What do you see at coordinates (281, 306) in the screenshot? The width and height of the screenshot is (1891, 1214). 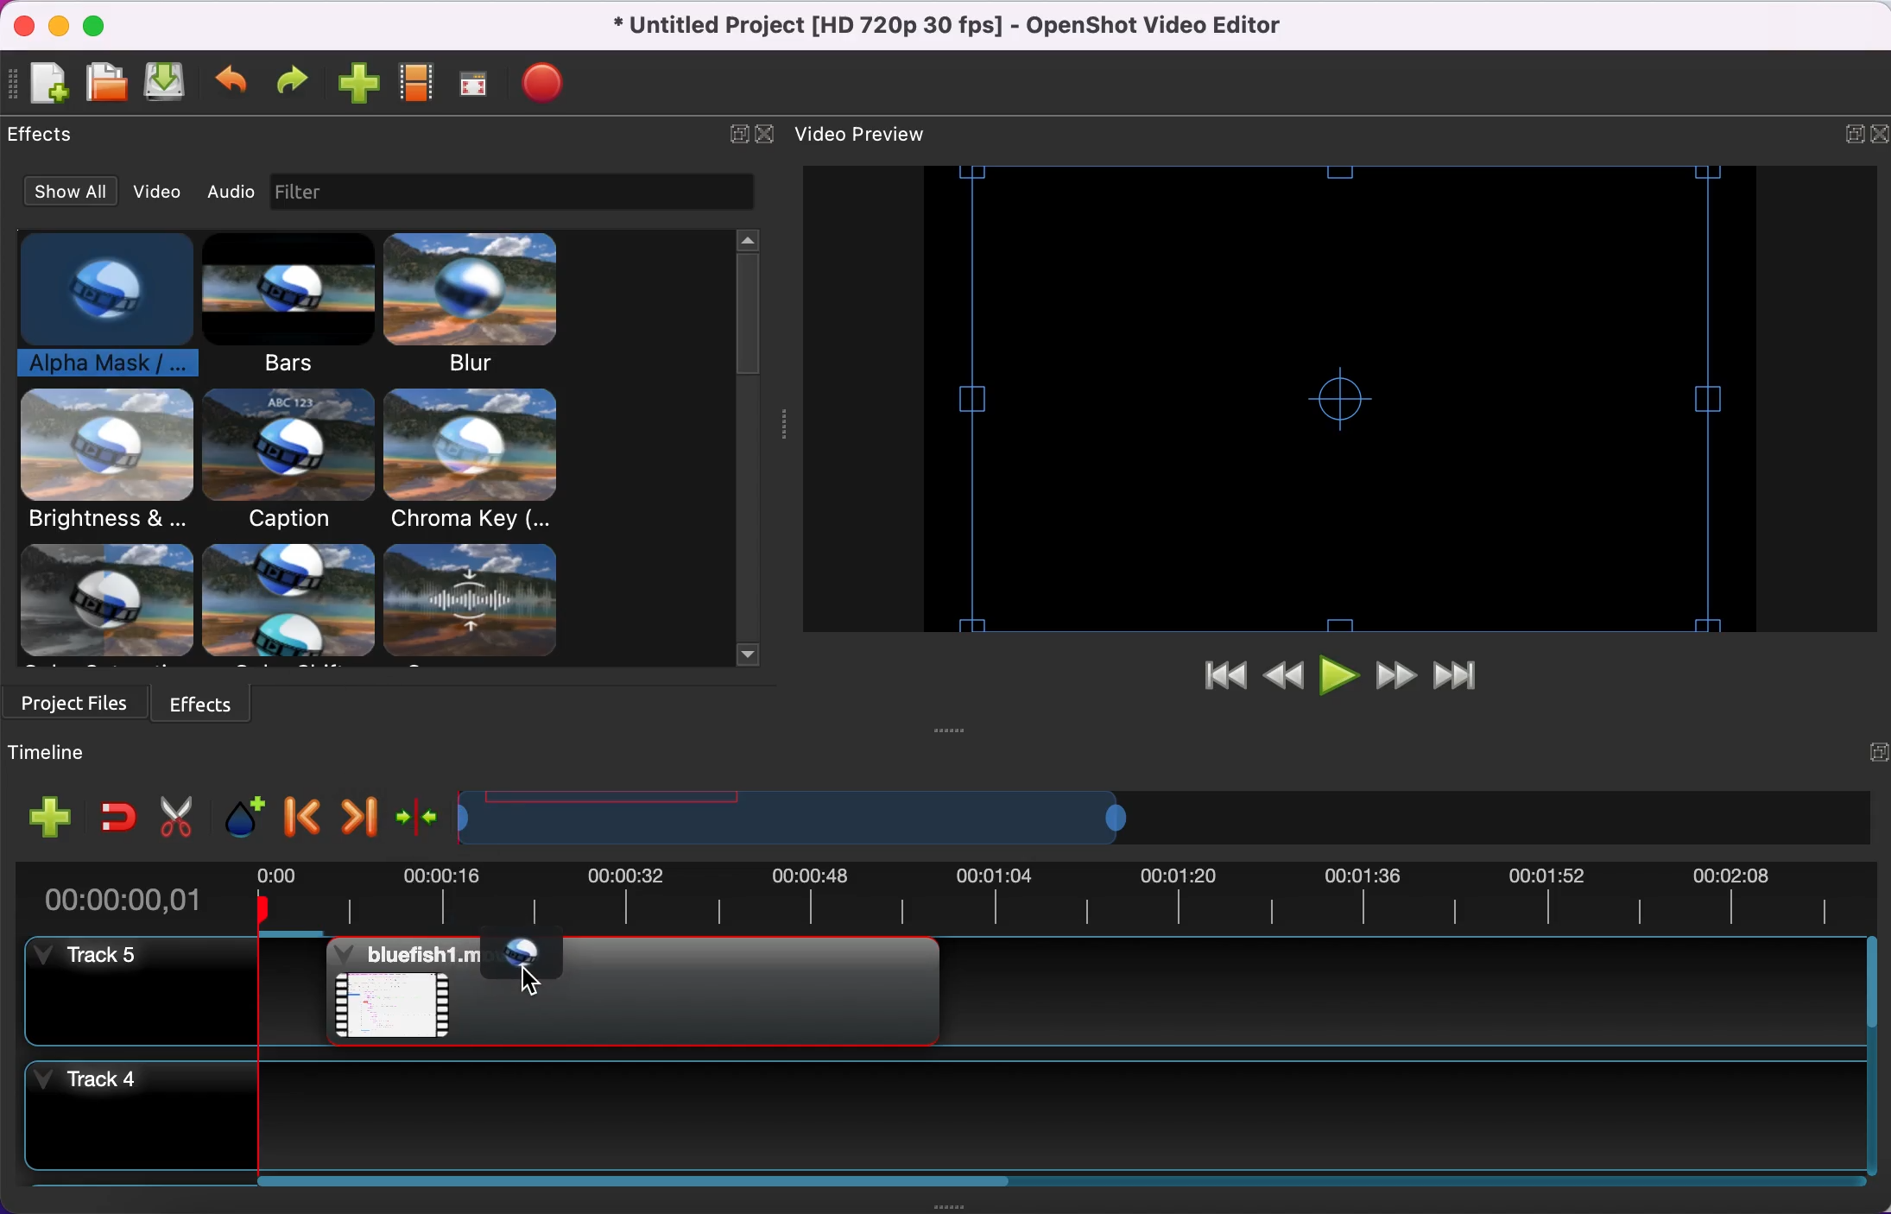 I see `bars` at bounding box center [281, 306].